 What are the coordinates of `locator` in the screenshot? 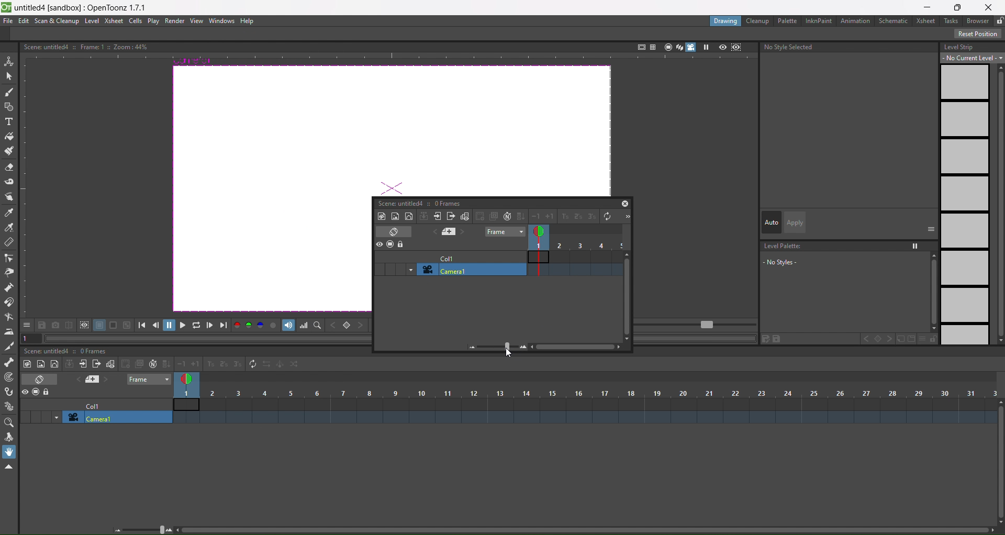 It's located at (318, 326).